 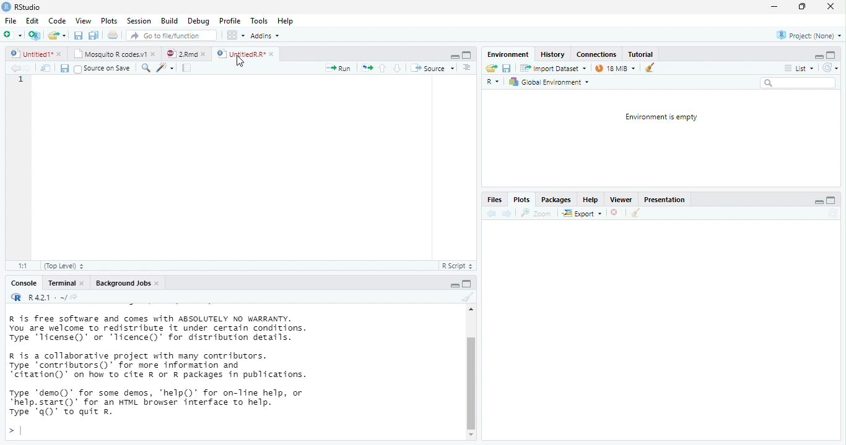 I want to click on re-run the previous code, so click(x=367, y=68).